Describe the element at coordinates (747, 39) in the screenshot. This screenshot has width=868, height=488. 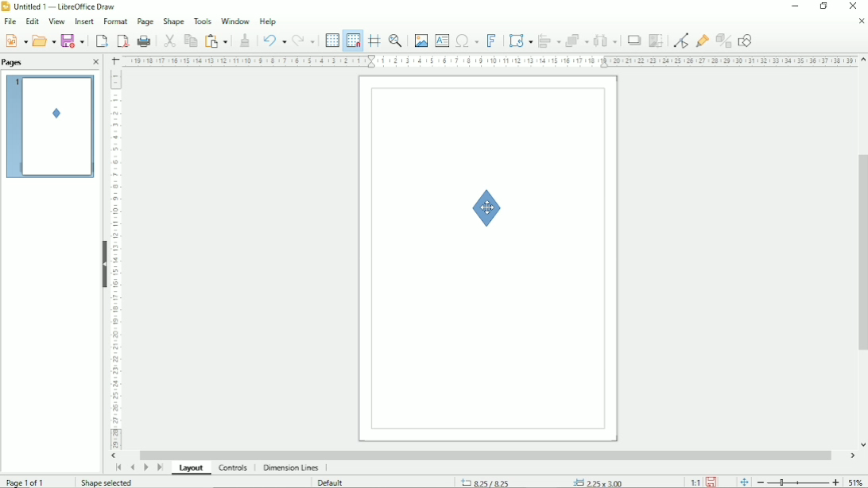
I see `Show draw functions` at that location.